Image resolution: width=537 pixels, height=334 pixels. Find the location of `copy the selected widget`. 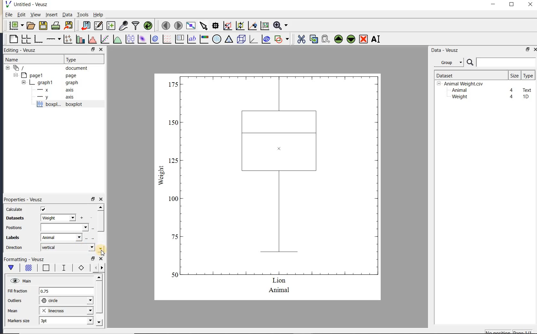

copy the selected widget is located at coordinates (313, 39).